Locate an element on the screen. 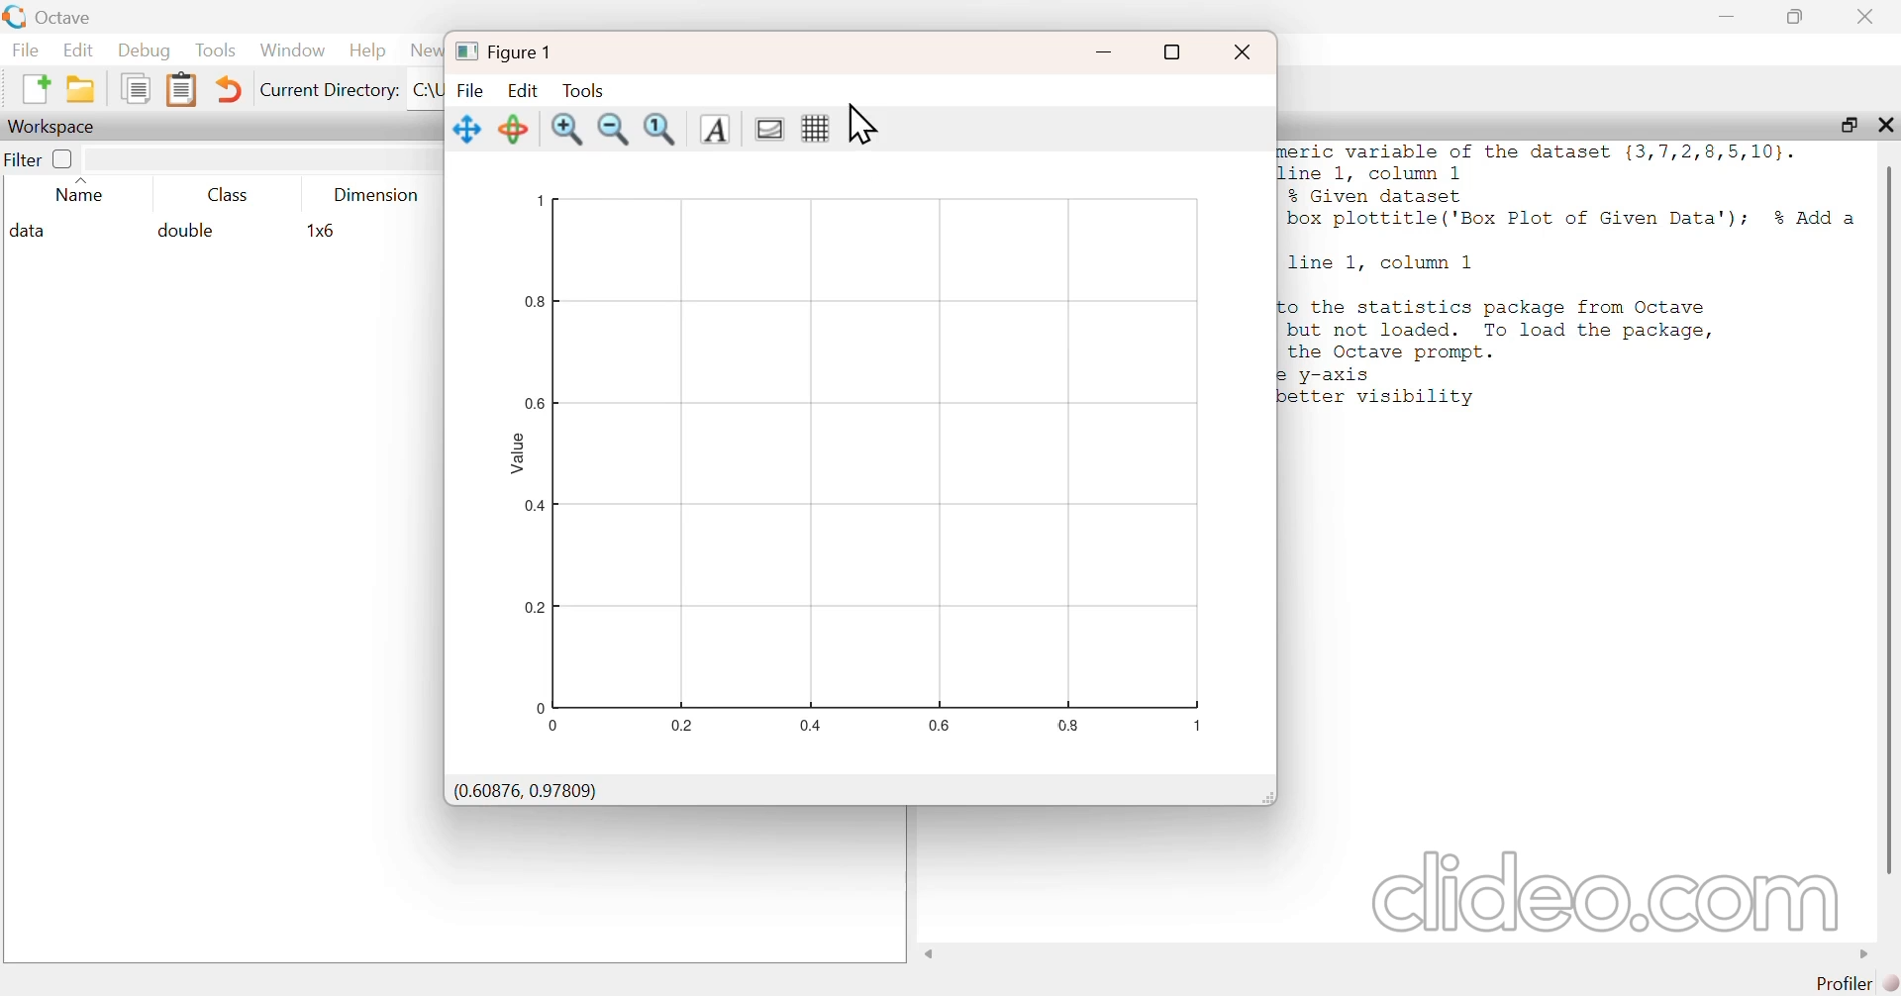 This screenshot has height=996, width=1901. filter input field is located at coordinates (268, 157).